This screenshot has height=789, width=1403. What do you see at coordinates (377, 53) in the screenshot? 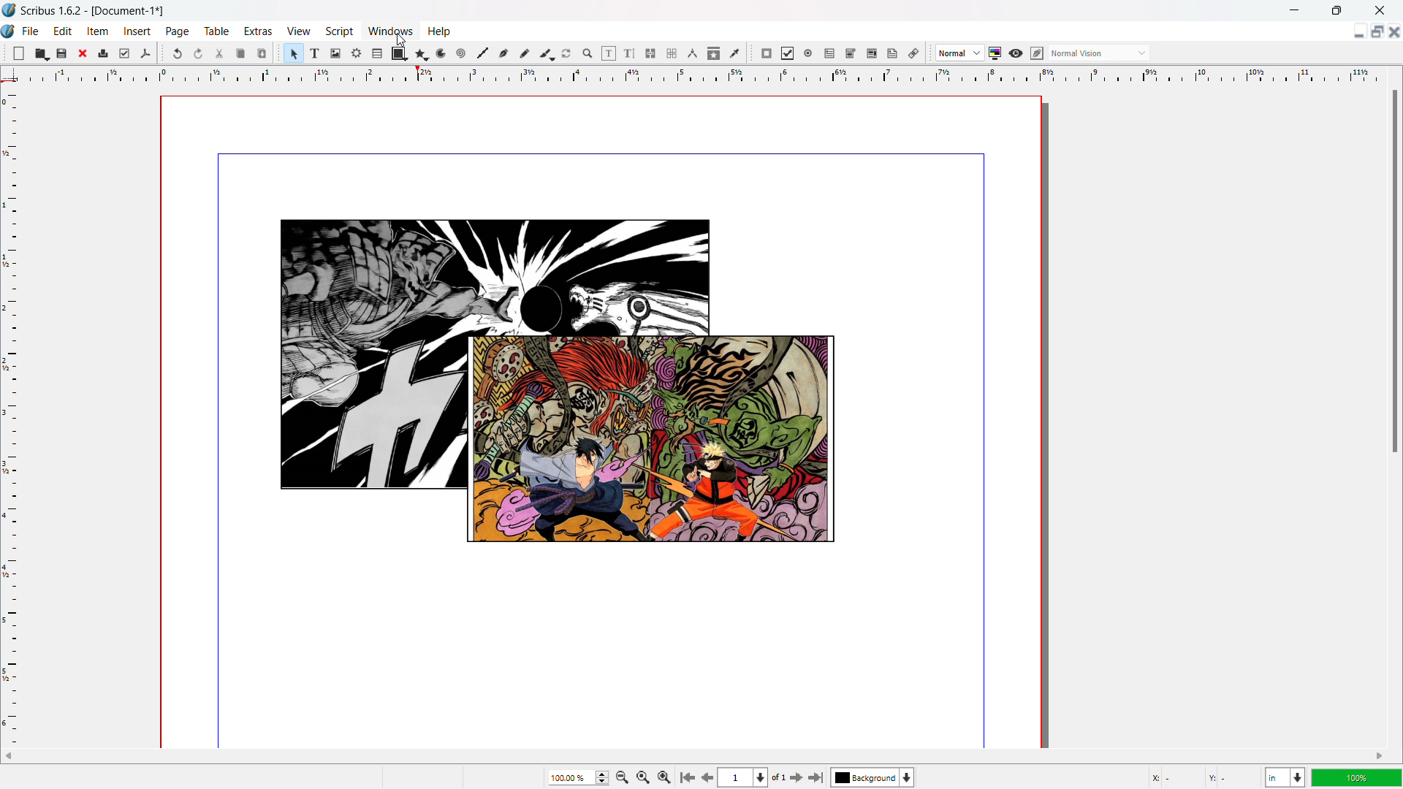
I see `table` at bounding box center [377, 53].